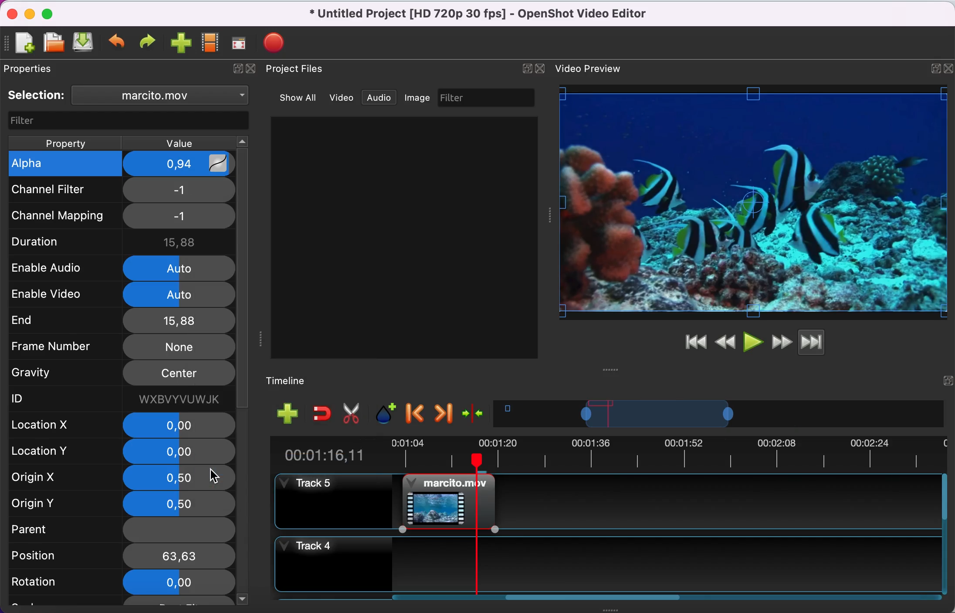 This screenshot has width=955, height=613. Describe the element at coordinates (345, 99) in the screenshot. I see `| Video` at that location.